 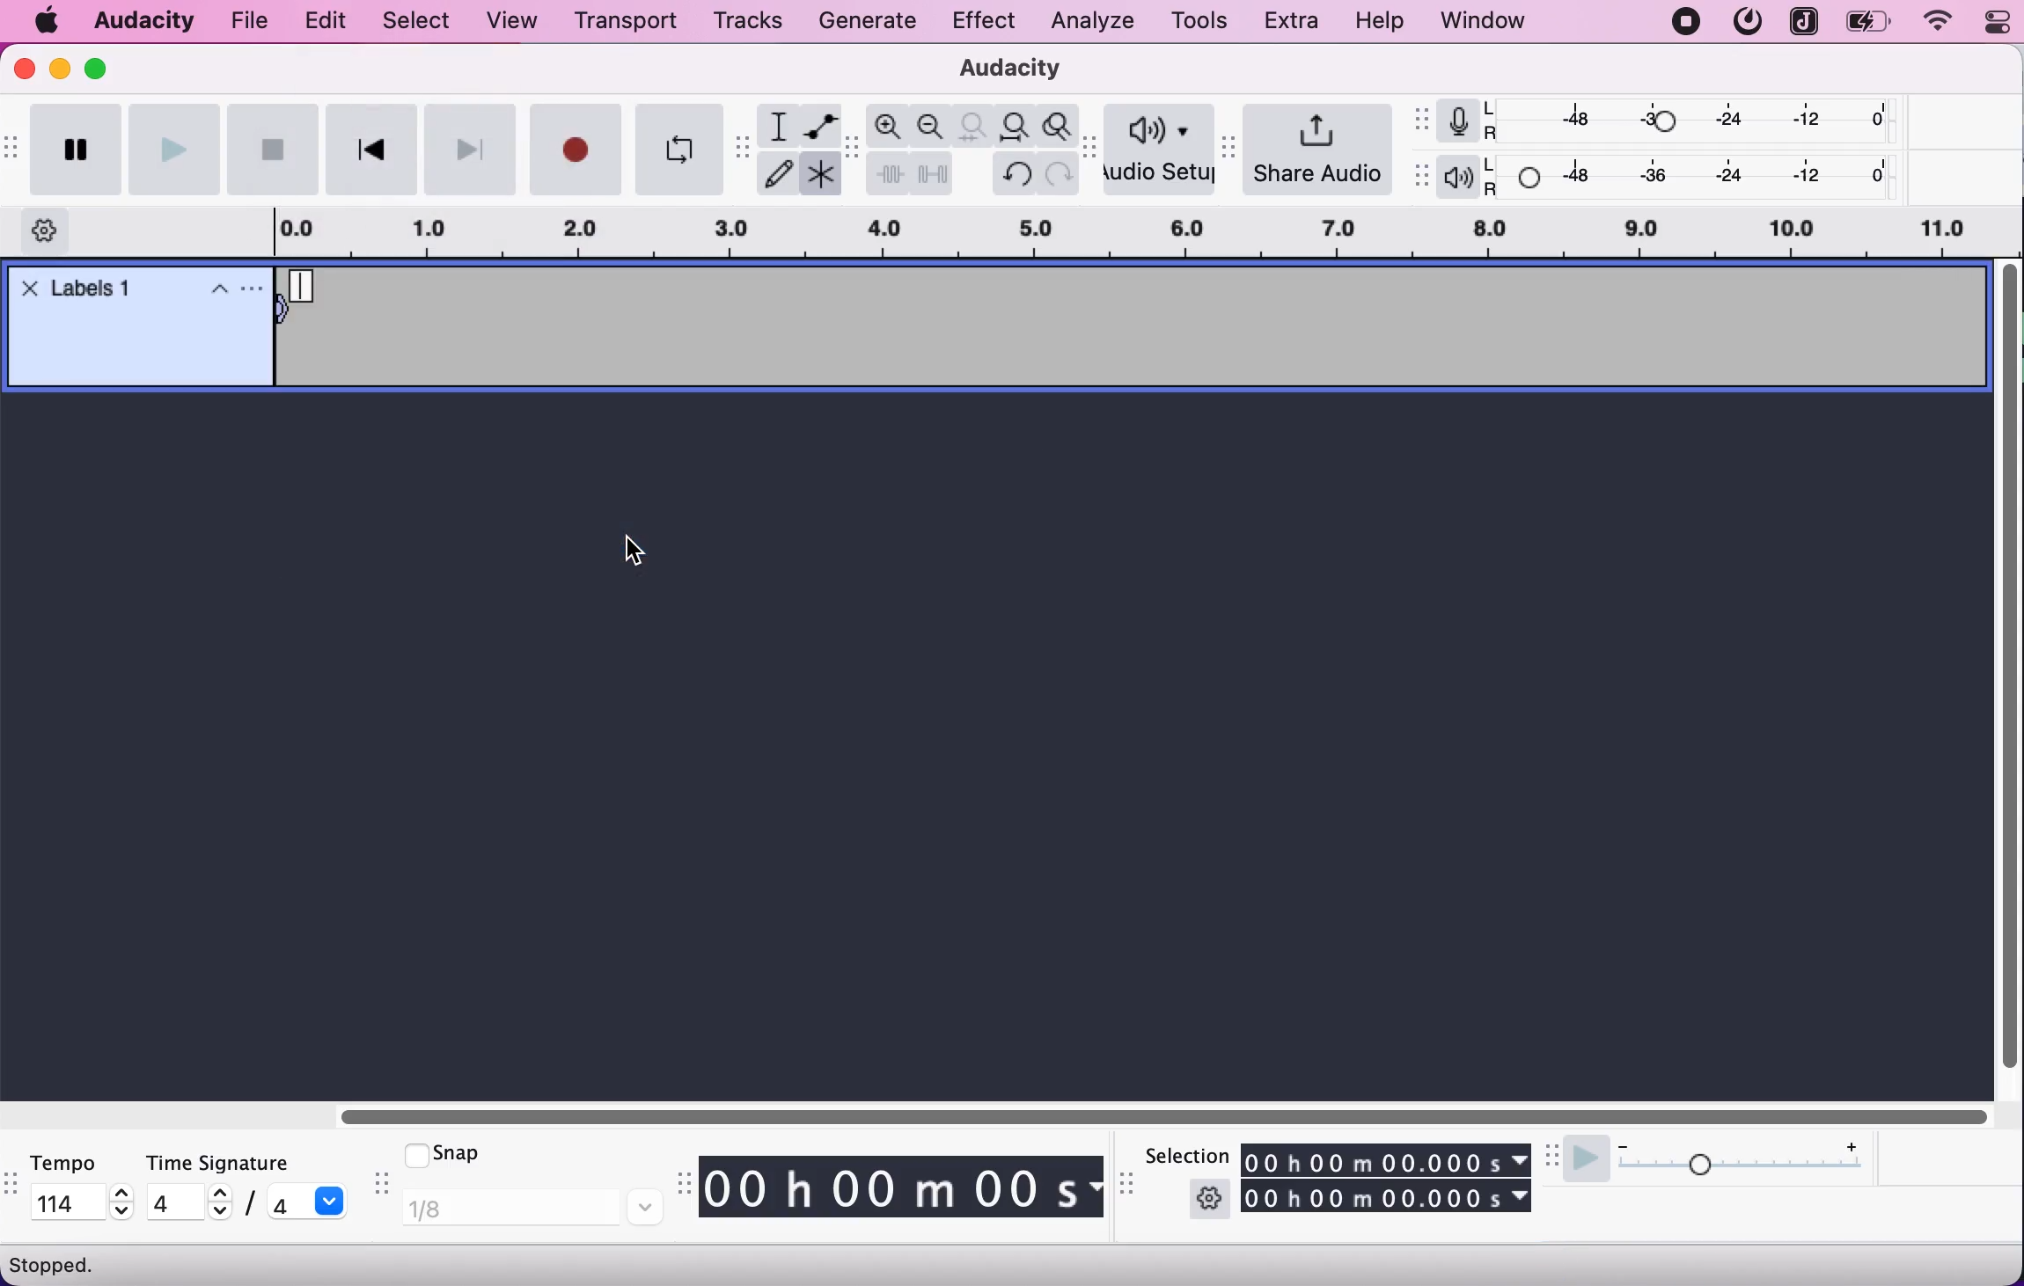 I want to click on skip to end, so click(x=471, y=149).